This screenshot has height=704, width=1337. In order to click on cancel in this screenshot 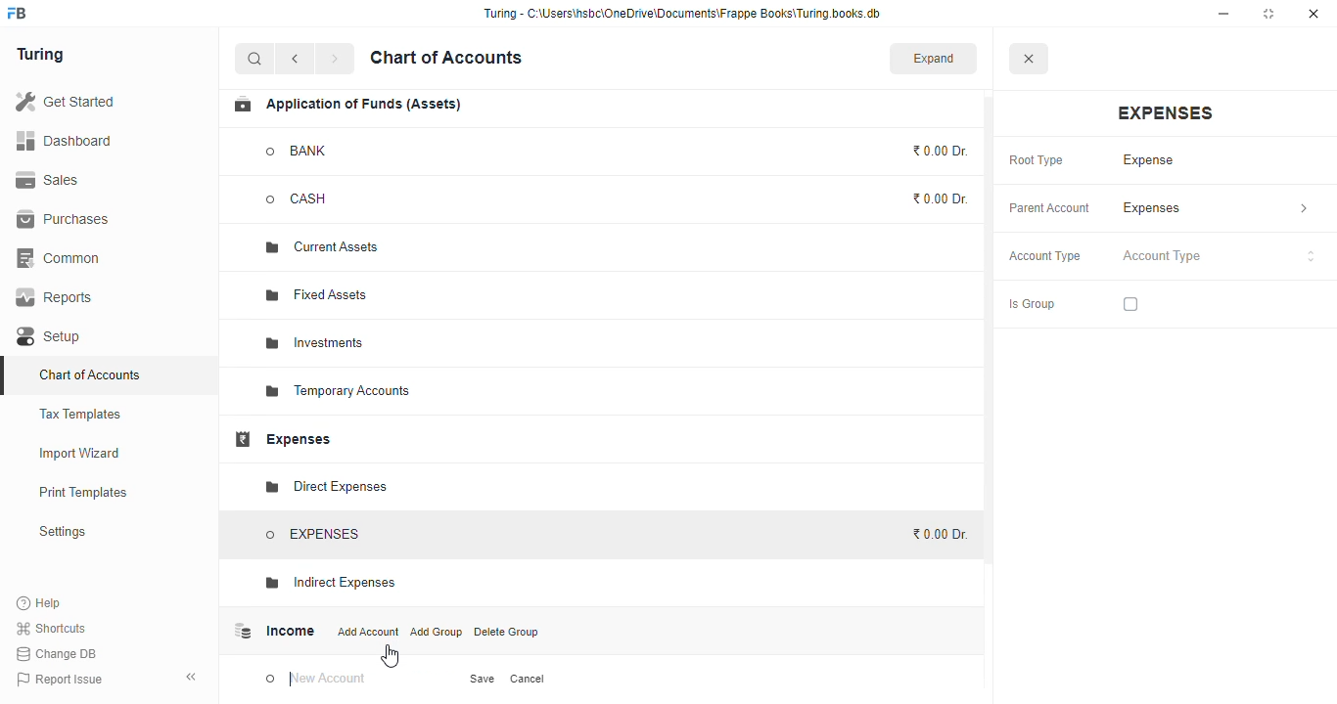, I will do `click(527, 679)`.